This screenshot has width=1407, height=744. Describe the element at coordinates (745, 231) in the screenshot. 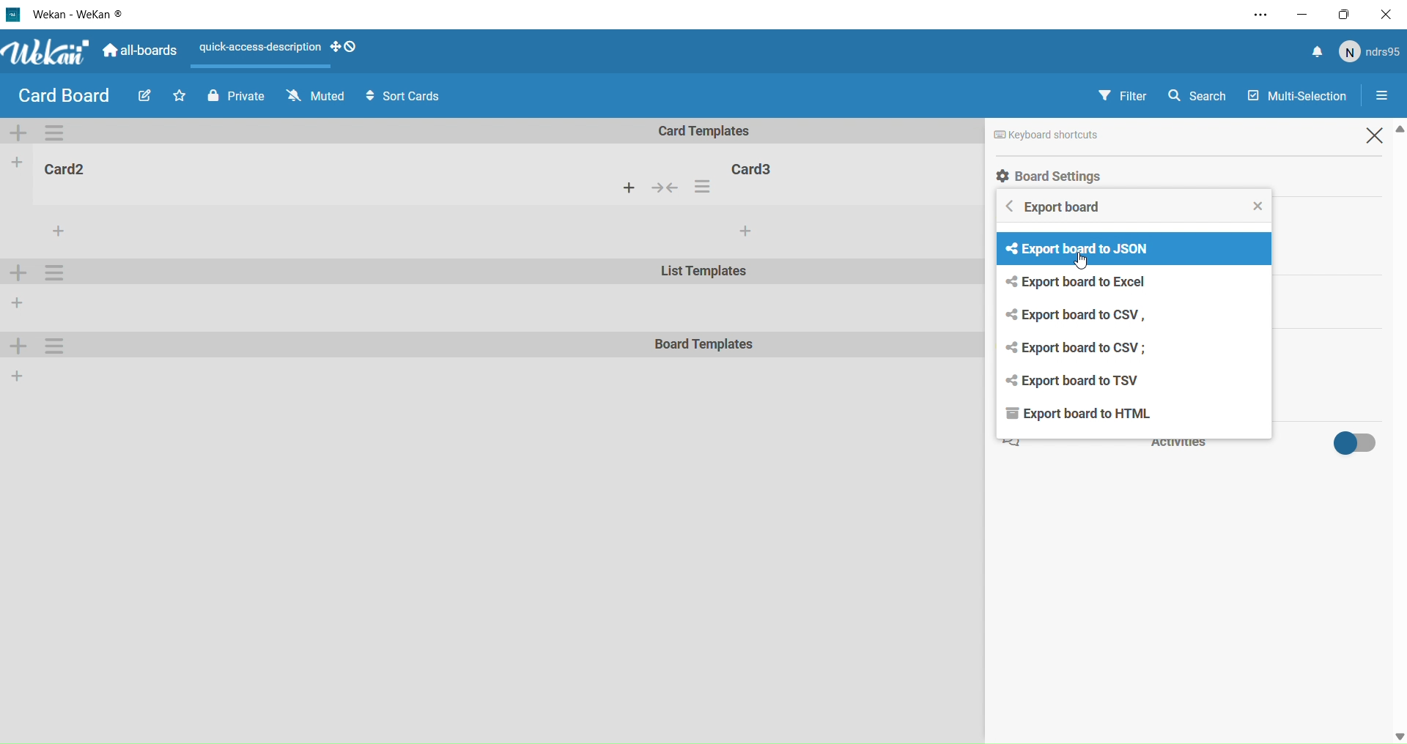

I see `add` at that location.